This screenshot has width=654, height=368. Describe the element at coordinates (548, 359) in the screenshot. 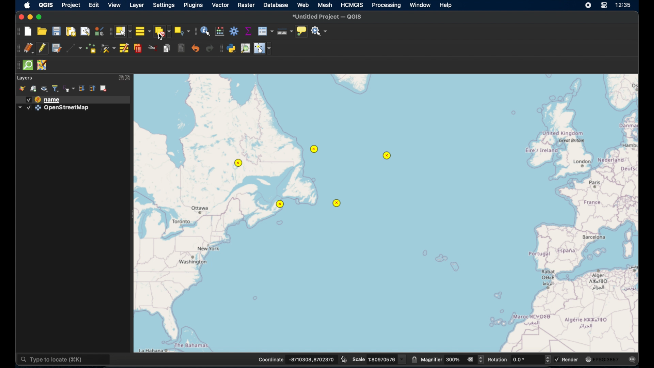

I see `increase or decrease the value of rotation` at that location.